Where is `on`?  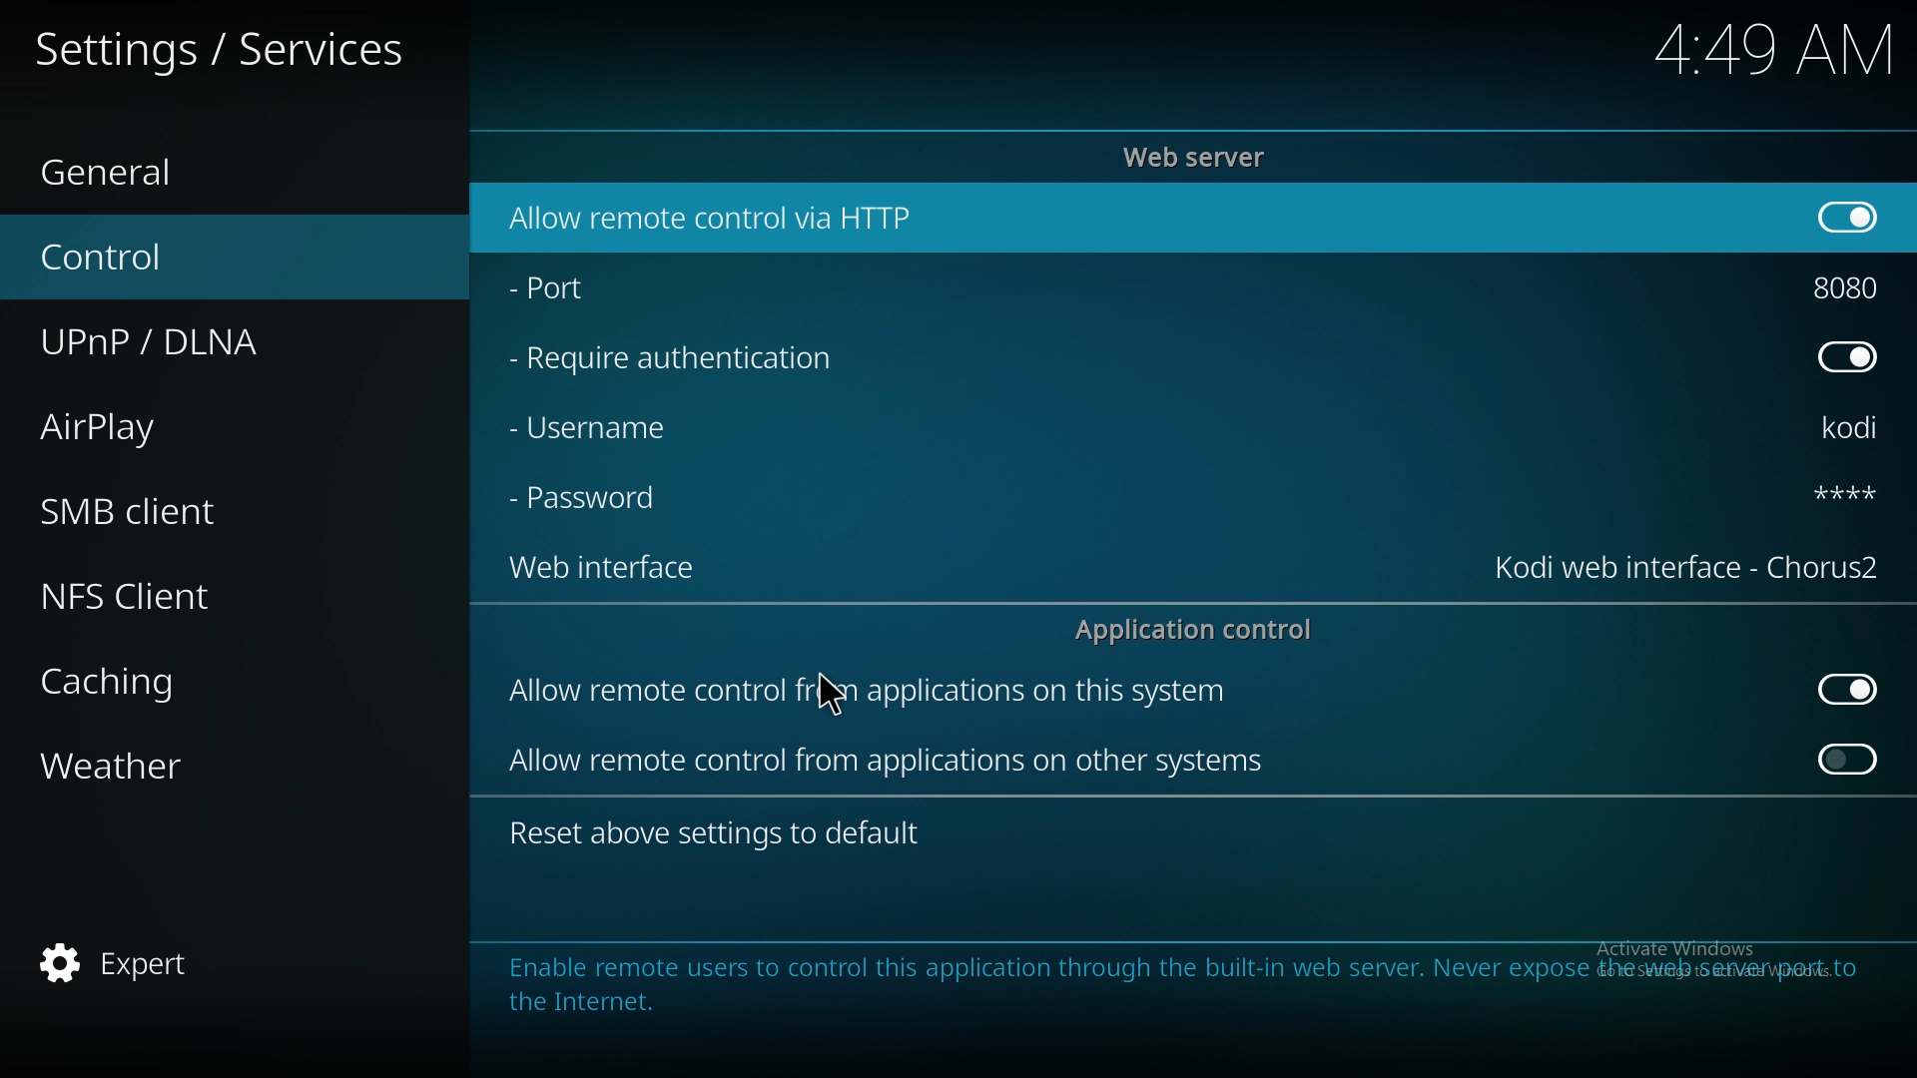 on is located at coordinates (1849, 764).